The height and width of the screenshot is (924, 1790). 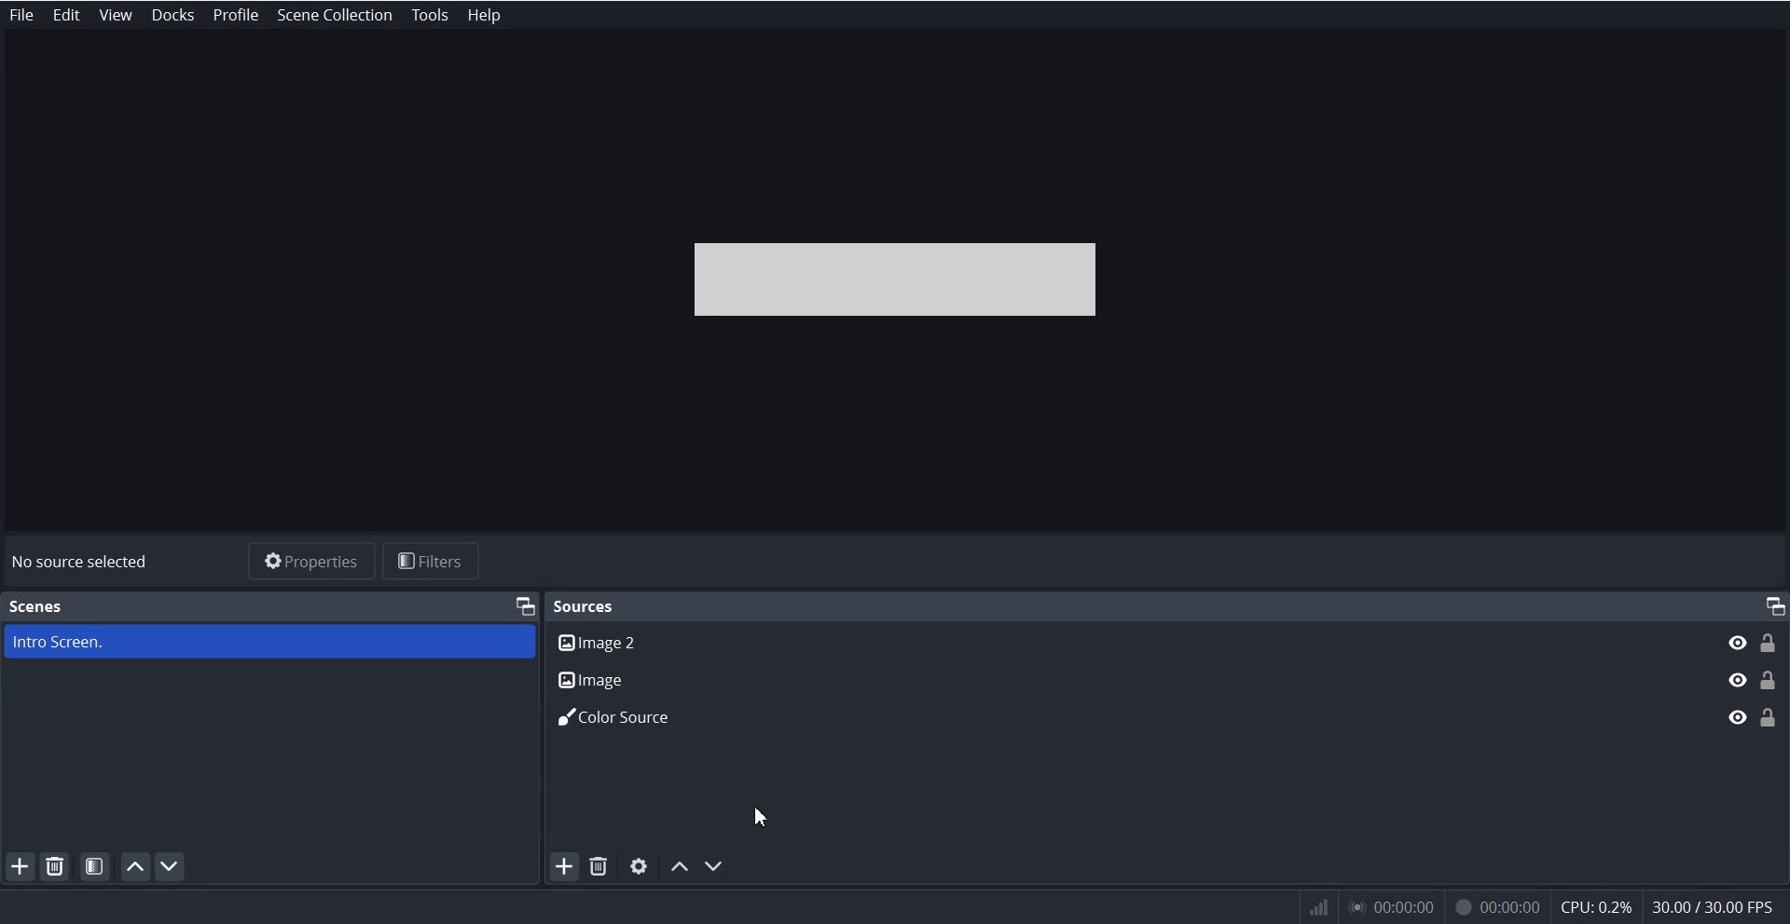 I want to click on network, so click(x=1315, y=907).